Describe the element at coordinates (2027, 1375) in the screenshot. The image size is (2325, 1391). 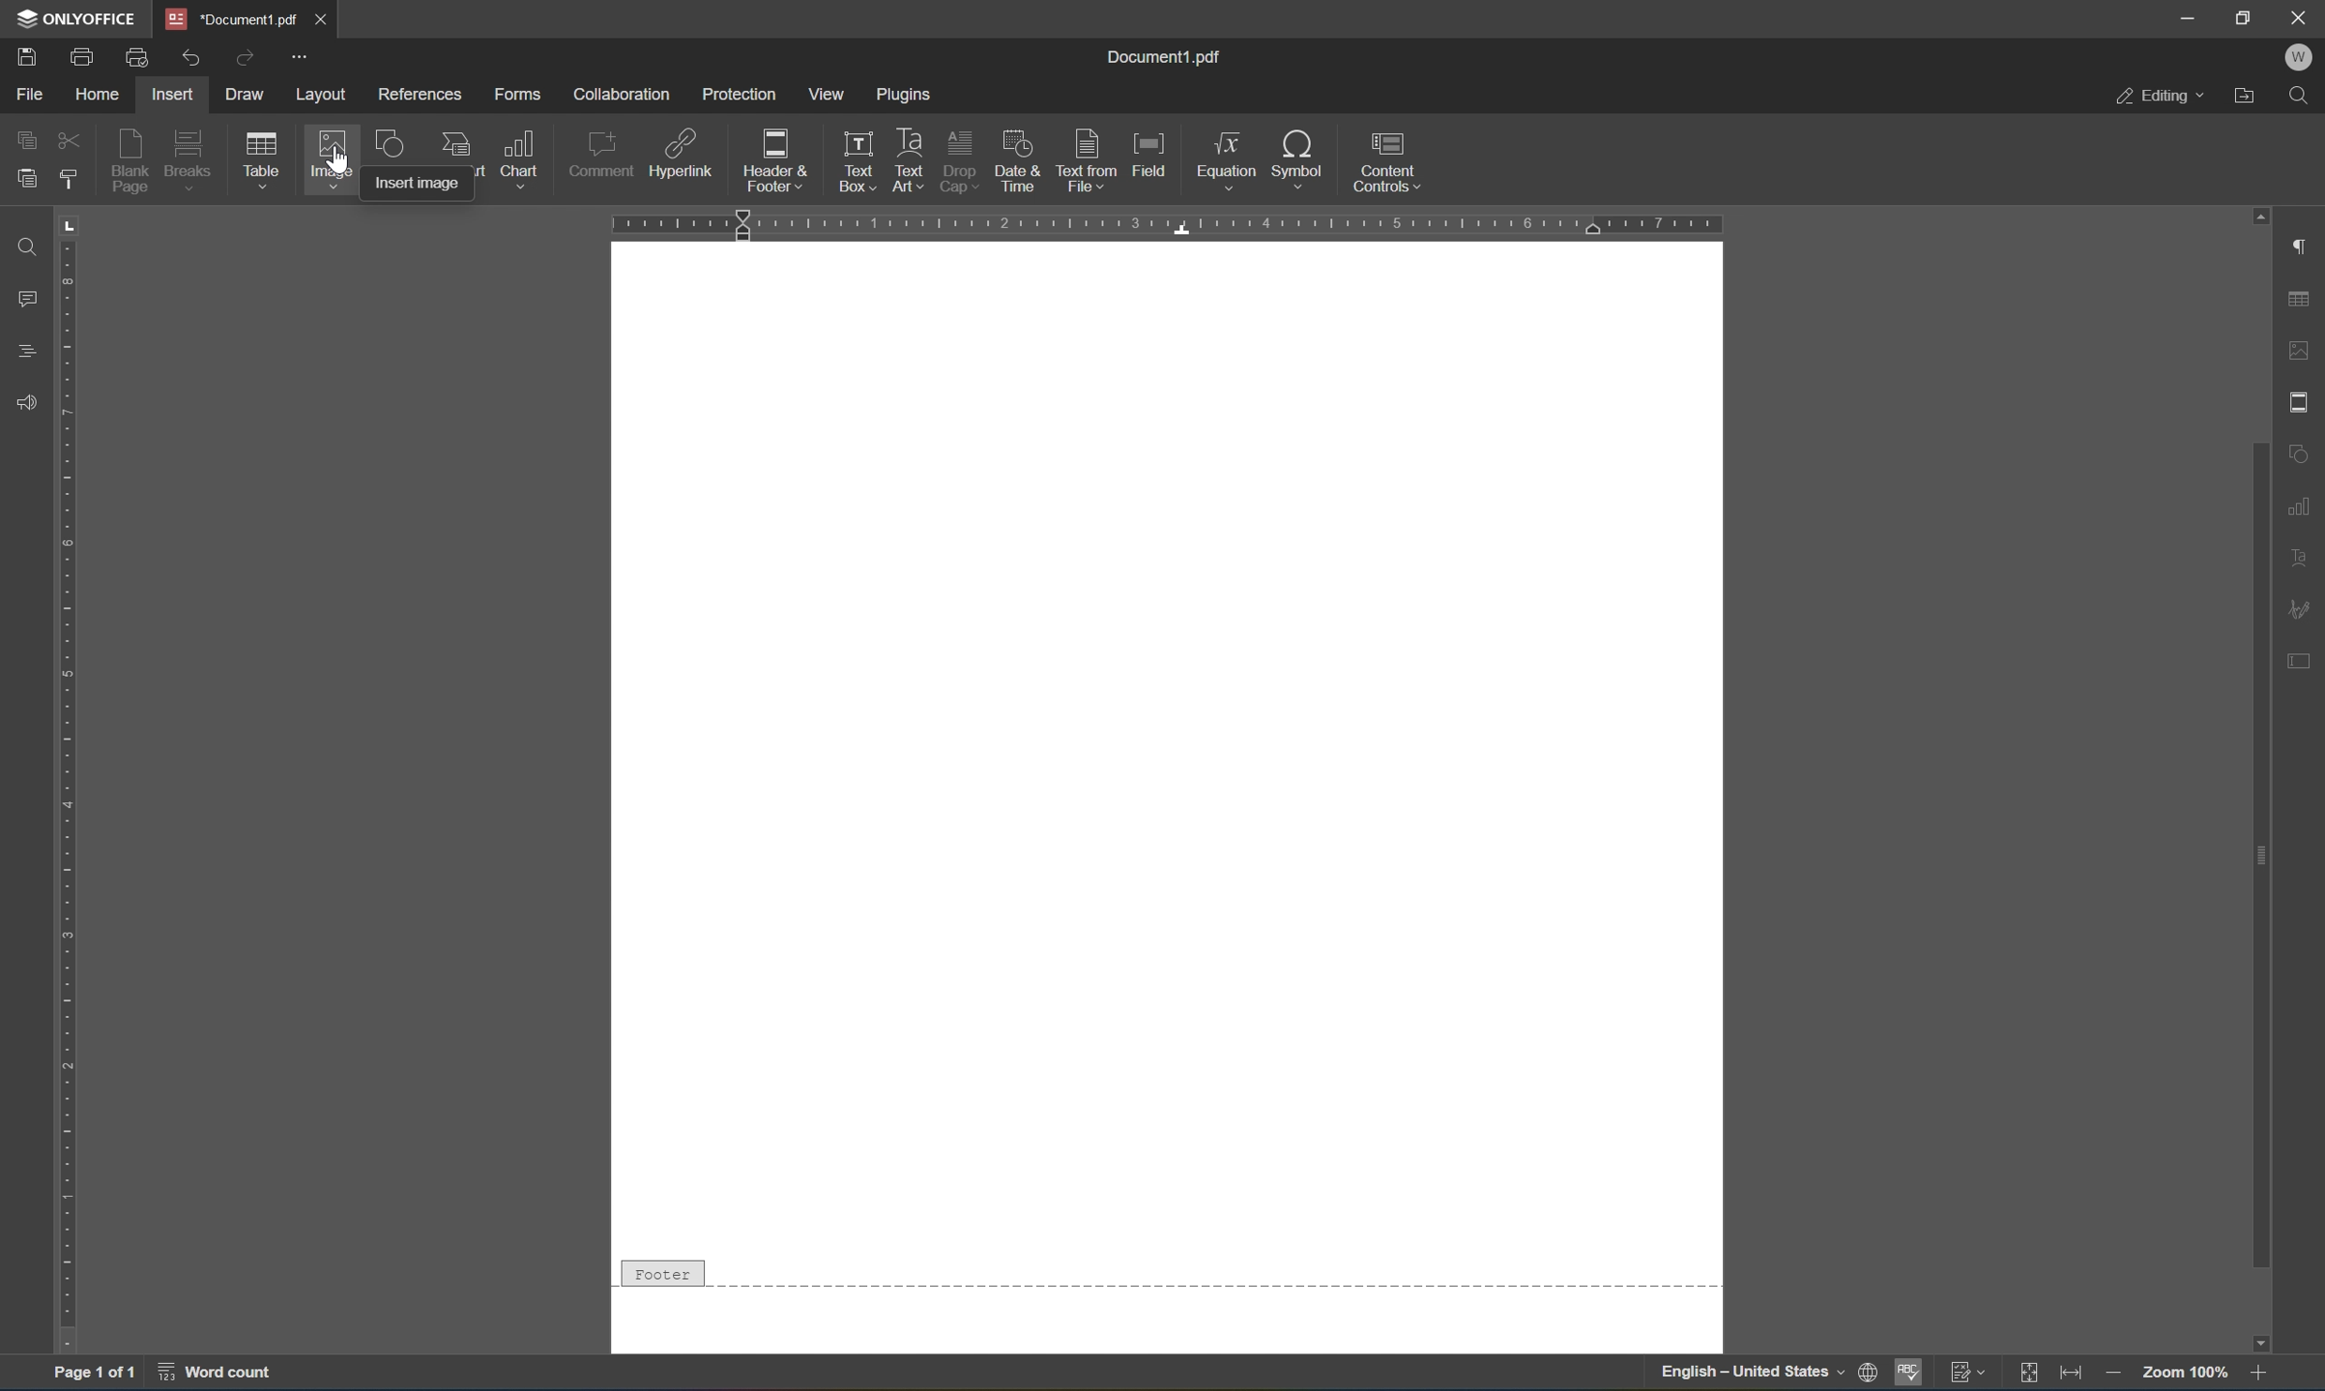
I see `fit to slide` at that location.